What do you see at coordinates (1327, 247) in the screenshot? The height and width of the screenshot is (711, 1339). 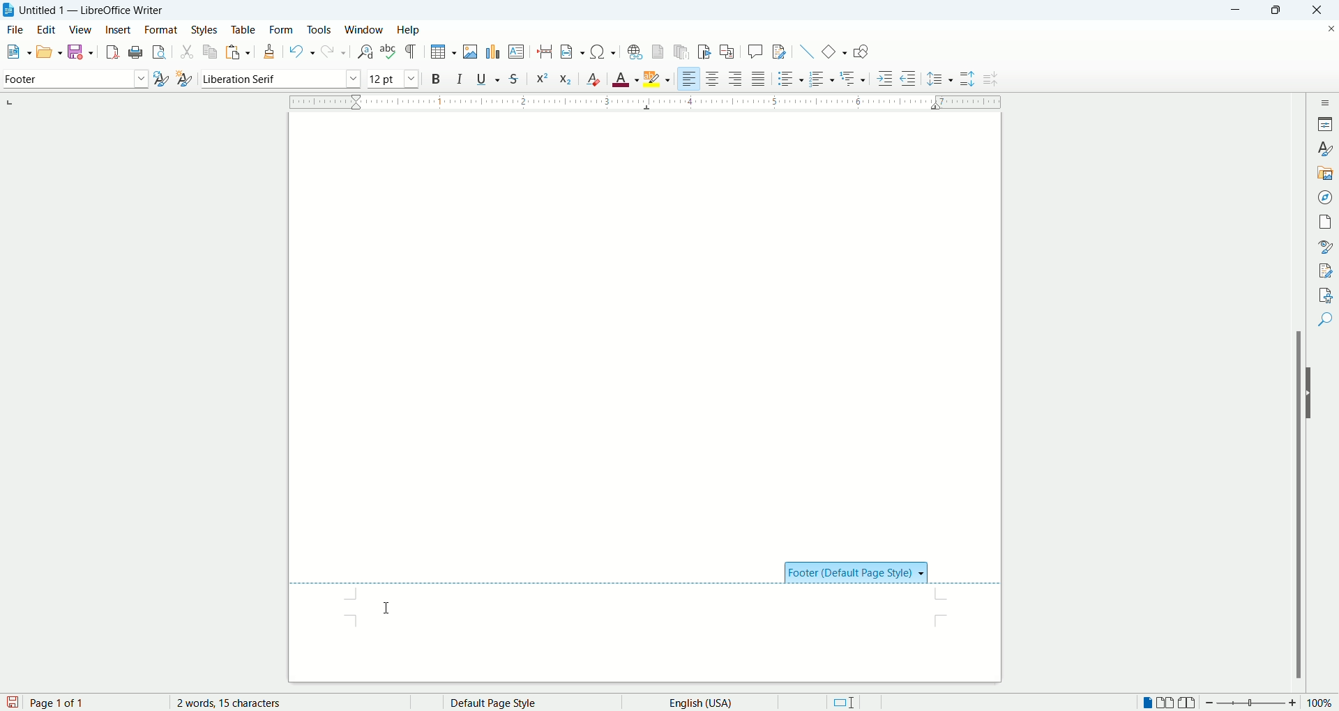 I see `style inspector` at bounding box center [1327, 247].